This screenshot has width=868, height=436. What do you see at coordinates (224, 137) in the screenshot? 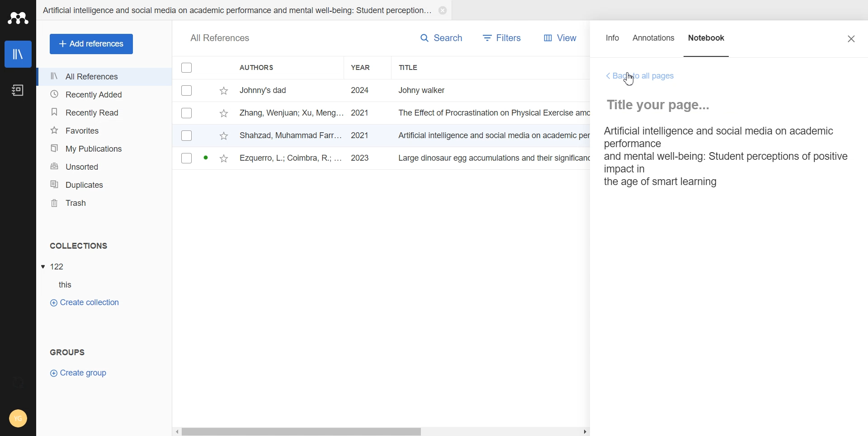
I see `star` at bounding box center [224, 137].